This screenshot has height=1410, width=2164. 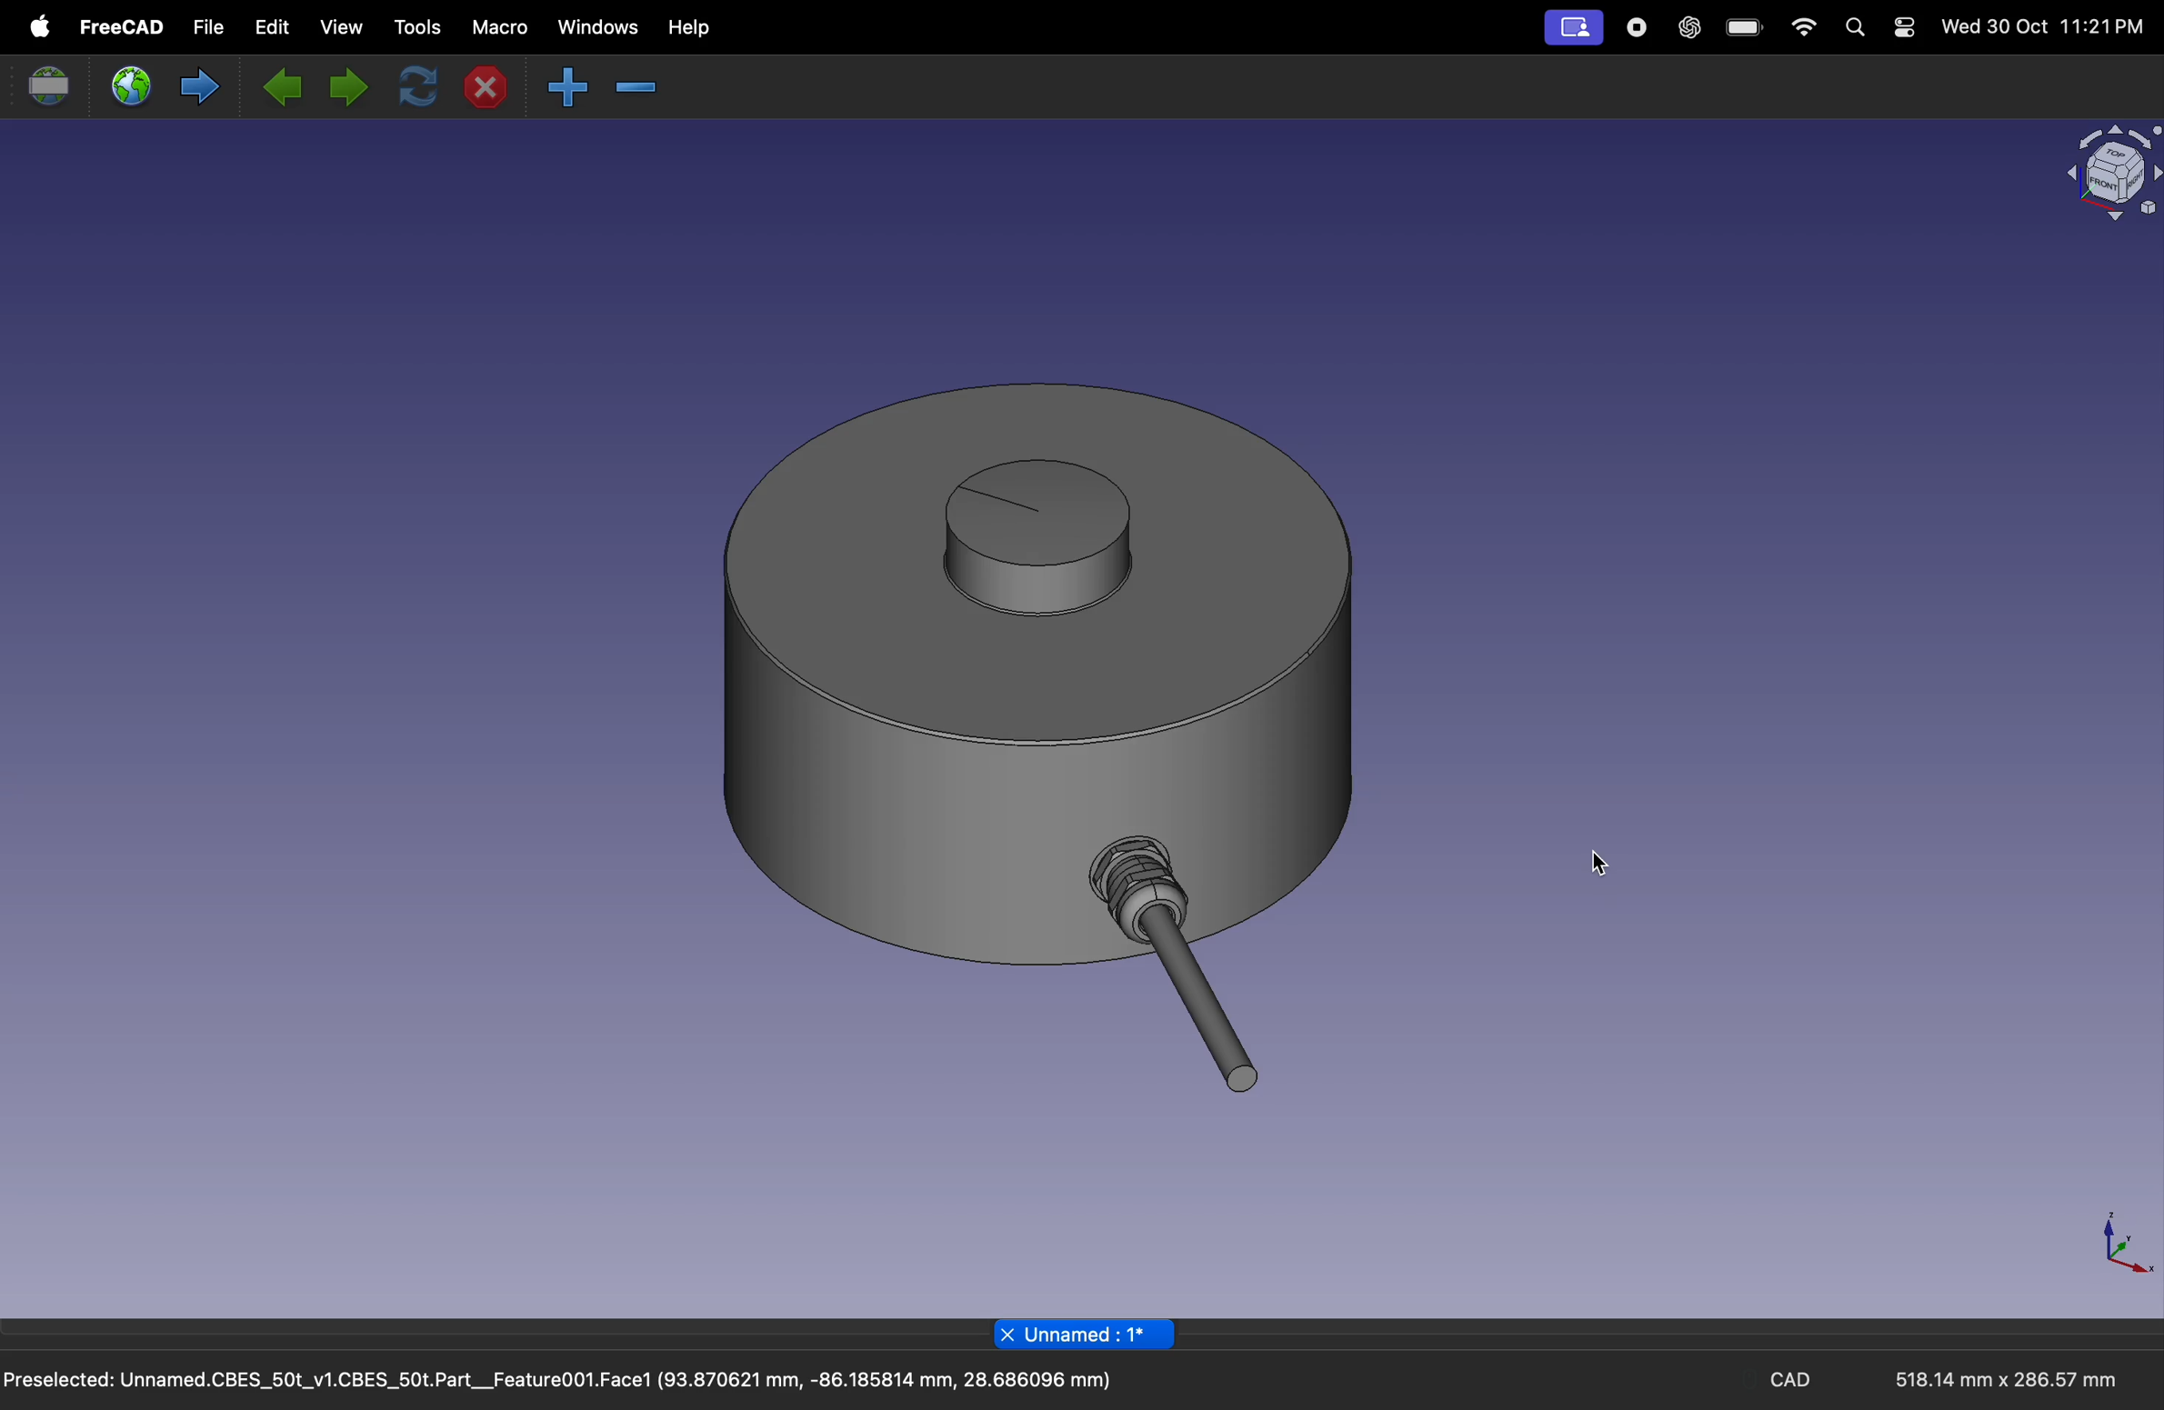 I want to click on previous page, so click(x=287, y=86).